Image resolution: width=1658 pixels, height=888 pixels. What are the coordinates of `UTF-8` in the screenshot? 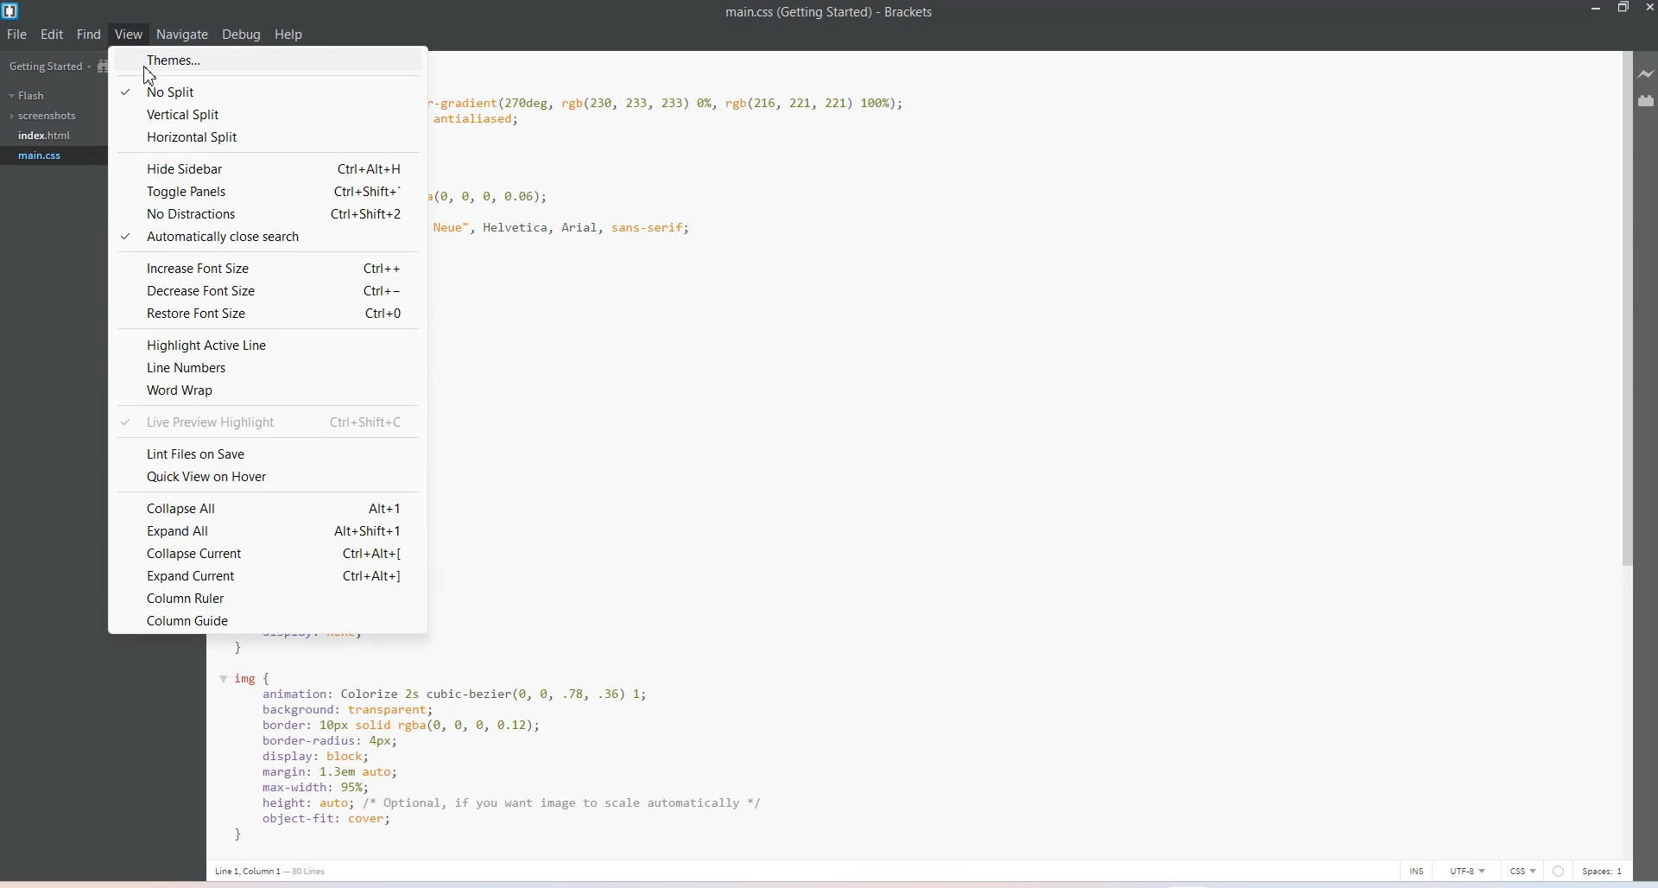 It's located at (1469, 871).